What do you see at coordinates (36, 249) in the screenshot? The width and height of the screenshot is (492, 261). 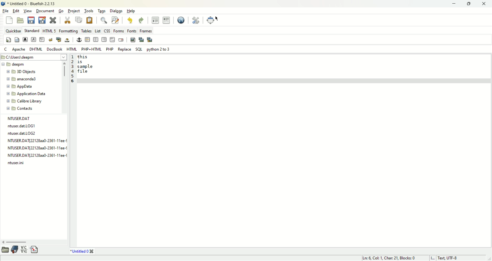 I see `insert file` at bounding box center [36, 249].